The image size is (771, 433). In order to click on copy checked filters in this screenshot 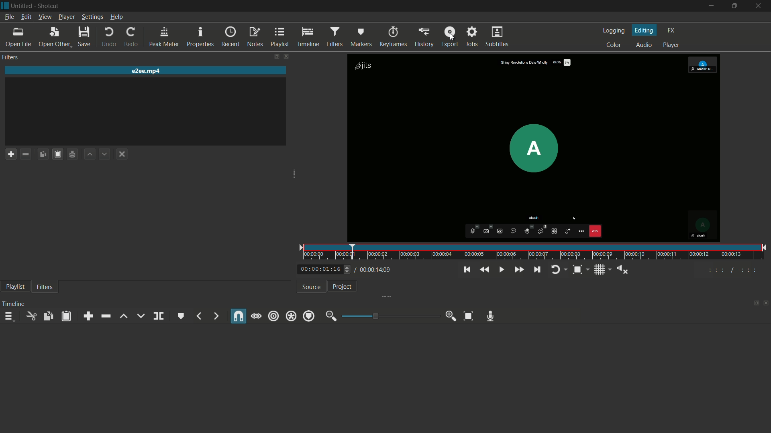, I will do `click(47, 316)`.